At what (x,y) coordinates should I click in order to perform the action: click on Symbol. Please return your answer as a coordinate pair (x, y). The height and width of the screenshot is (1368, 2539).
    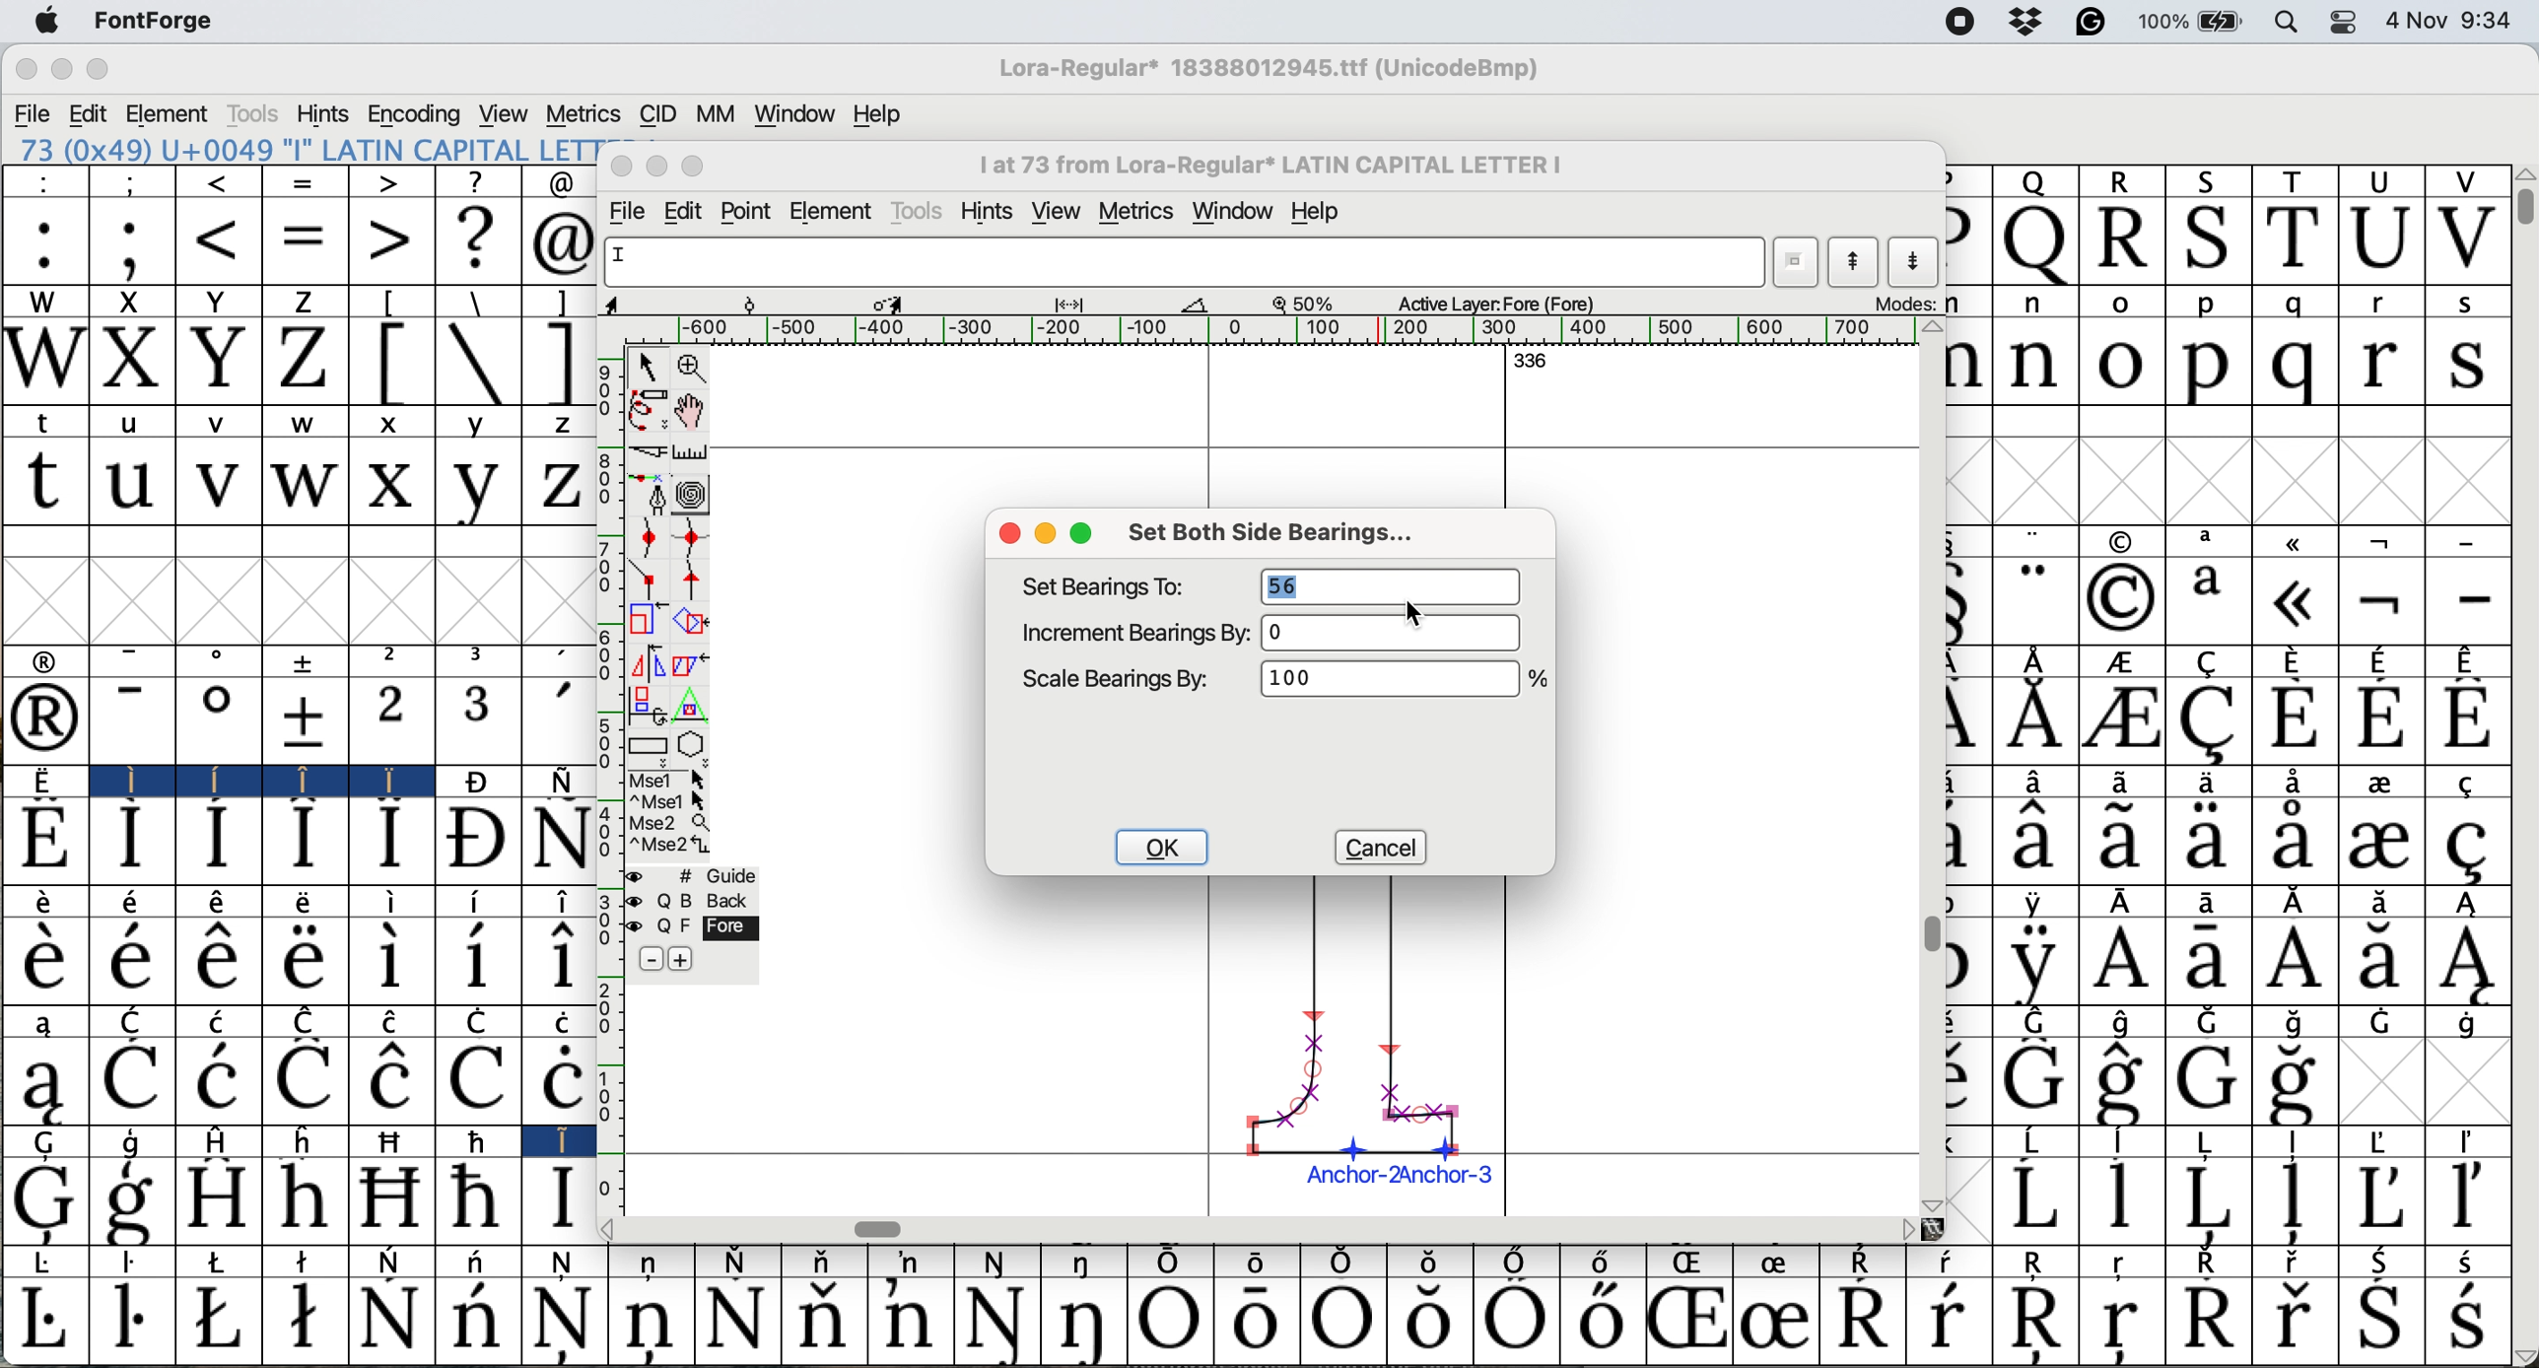
    Looking at the image, I should click on (2214, 1022).